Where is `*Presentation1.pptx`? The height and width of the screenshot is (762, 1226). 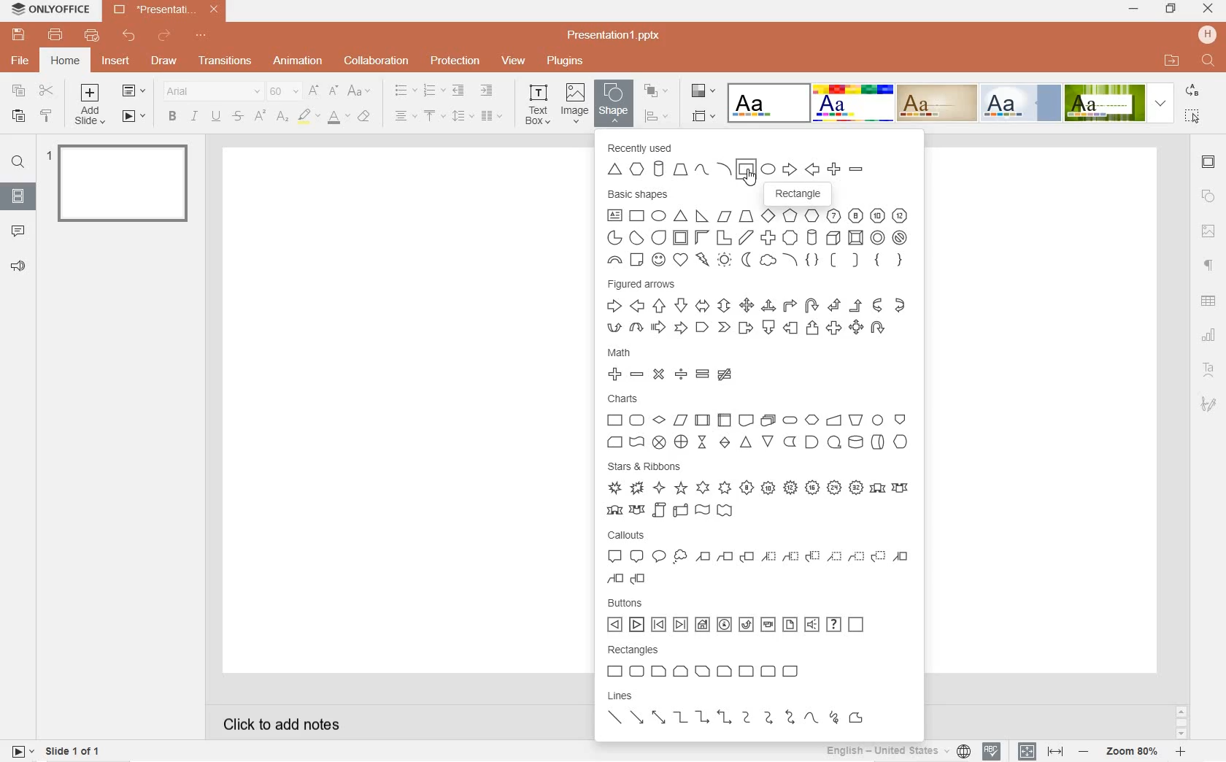
*Presentation1.pptx is located at coordinates (169, 11).